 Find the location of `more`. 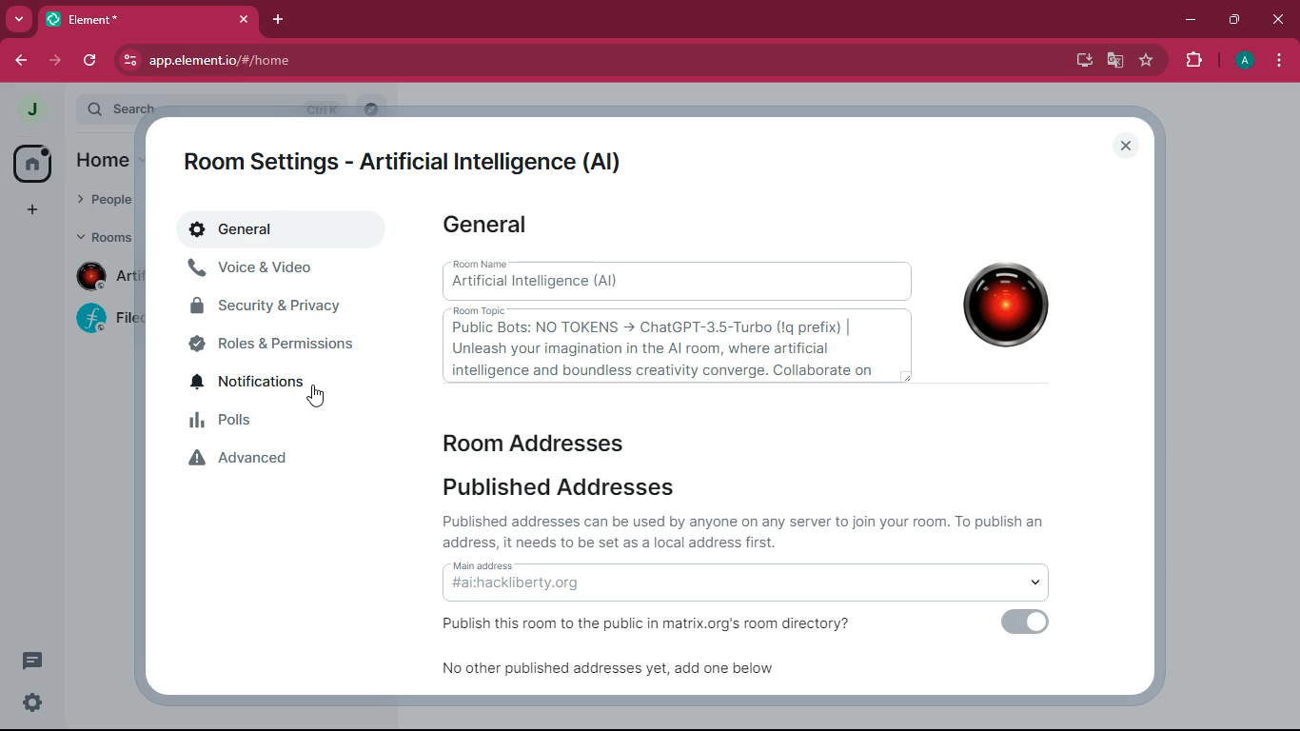

more is located at coordinates (20, 21).